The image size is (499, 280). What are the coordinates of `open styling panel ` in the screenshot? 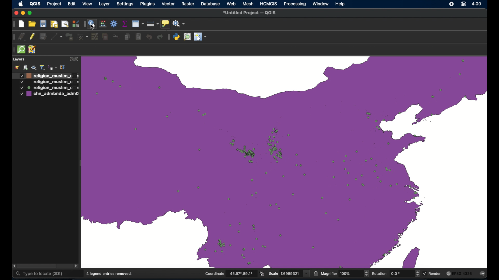 It's located at (17, 67).